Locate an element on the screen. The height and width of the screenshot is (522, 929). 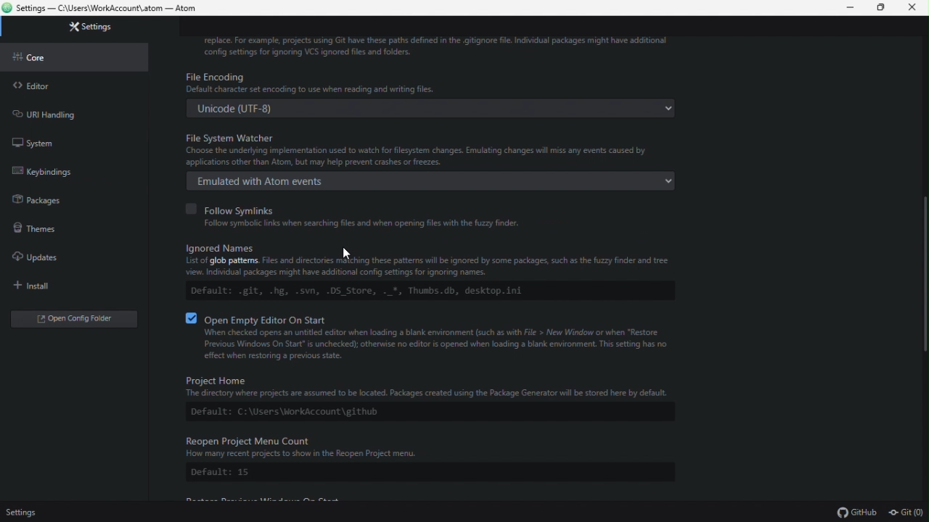
scroll bar is located at coordinates (923, 277).